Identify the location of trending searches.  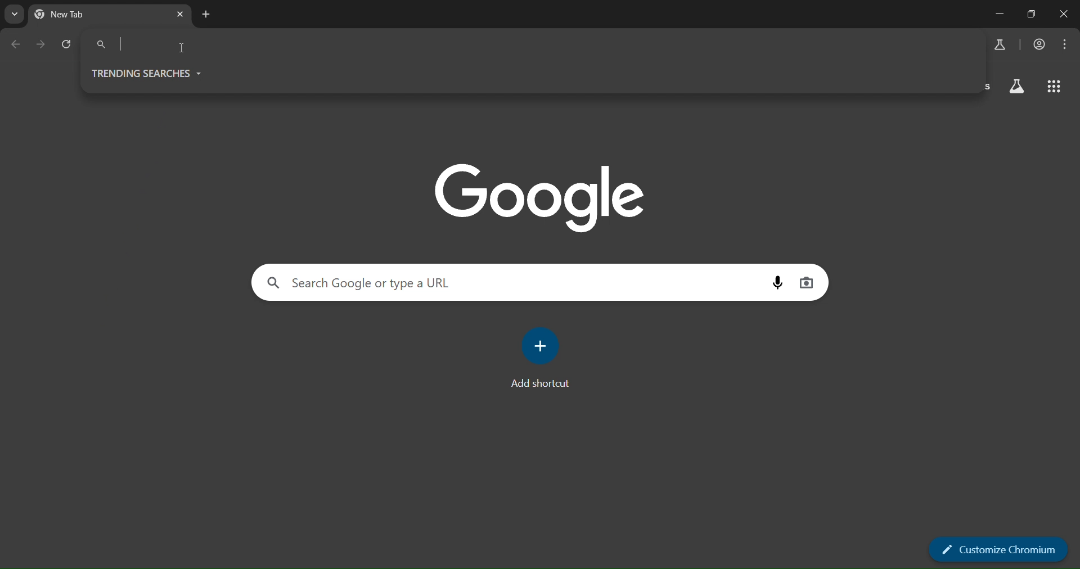
(151, 73).